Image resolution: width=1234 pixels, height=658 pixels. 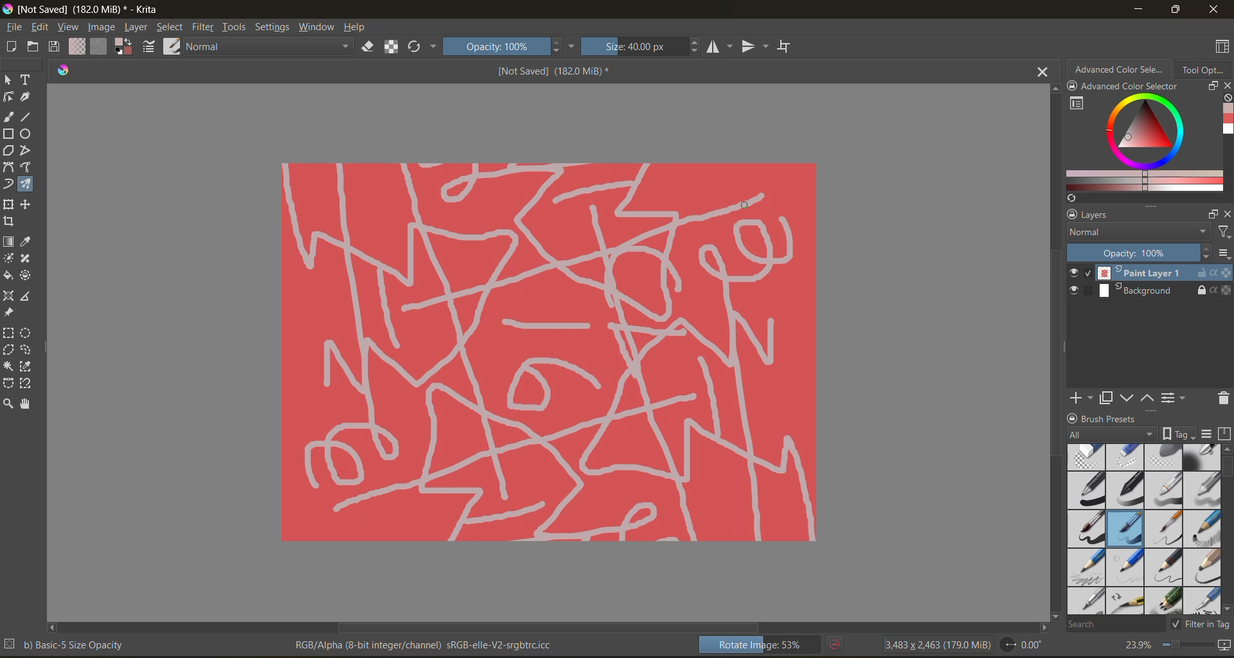 What do you see at coordinates (319, 29) in the screenshot?
I see `window` at bounding box center [319, 29].